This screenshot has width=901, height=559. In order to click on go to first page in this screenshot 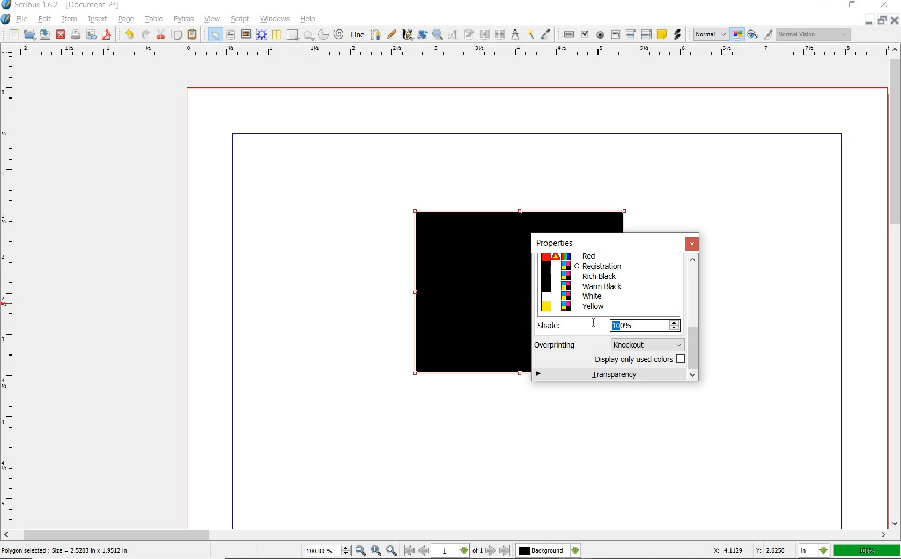, I will do `click(409, 552)`.